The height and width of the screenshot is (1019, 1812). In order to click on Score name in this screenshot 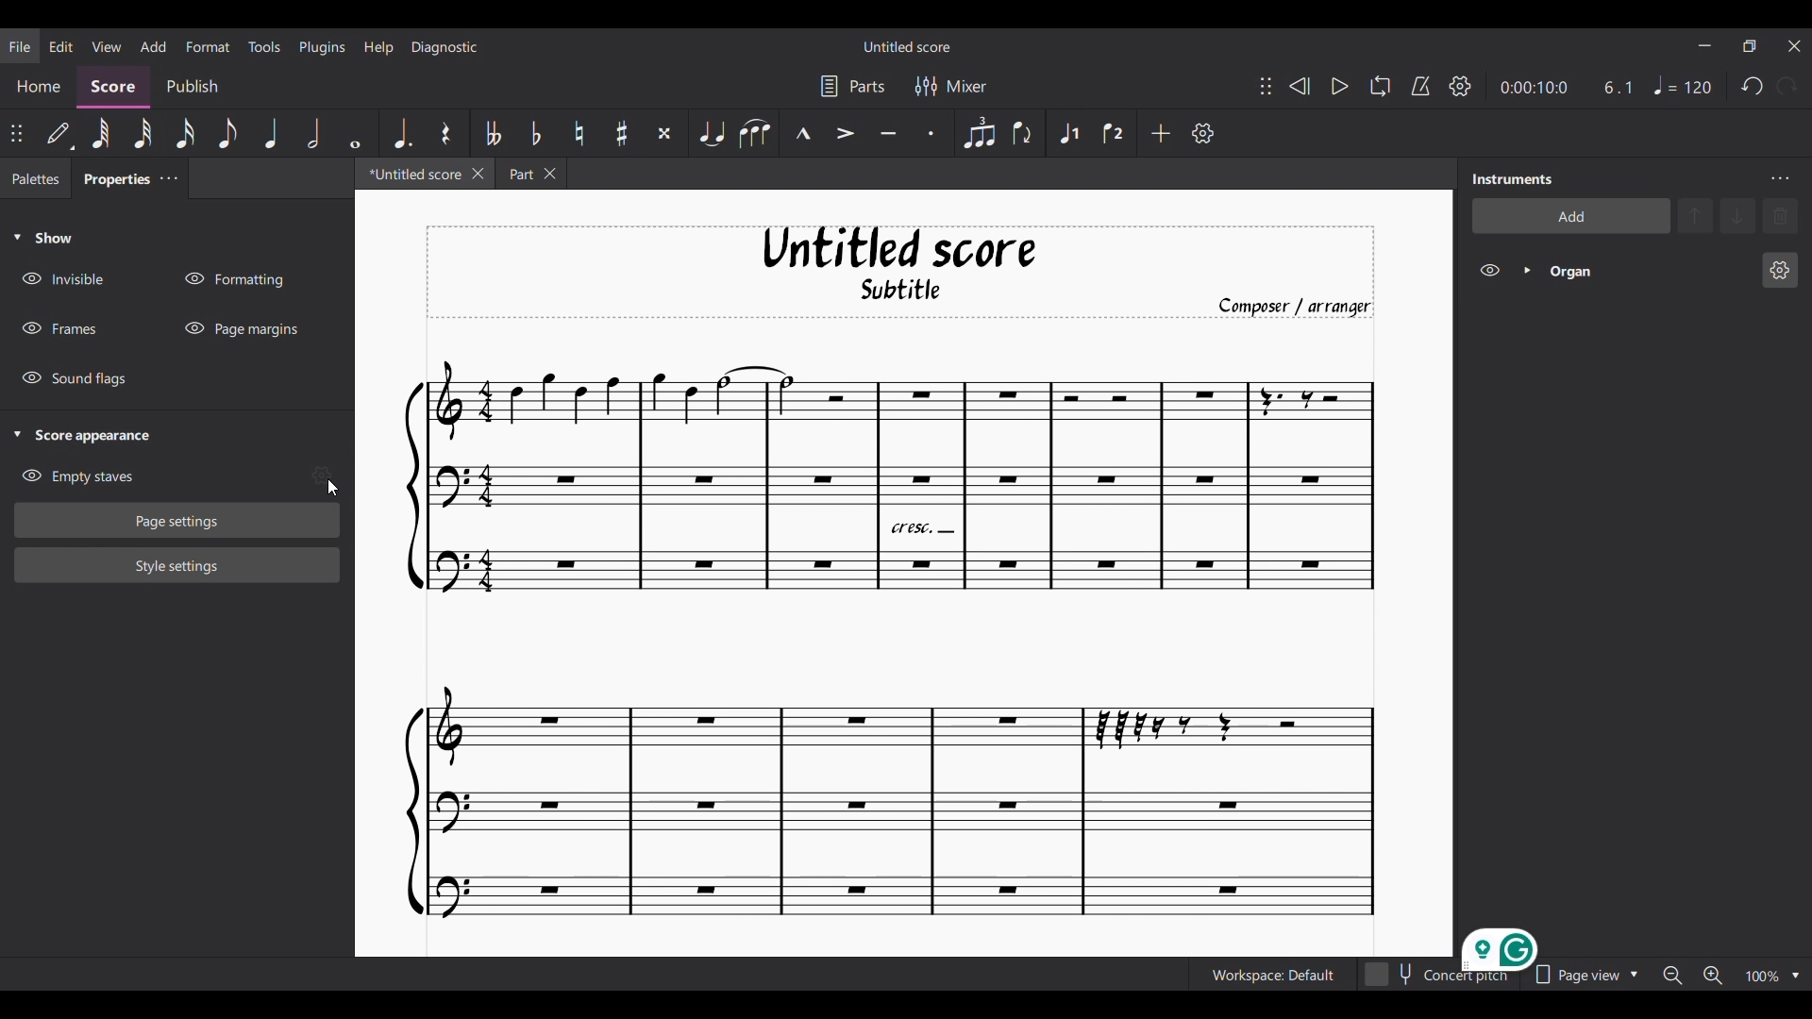, I will do `click(908, 46)`.